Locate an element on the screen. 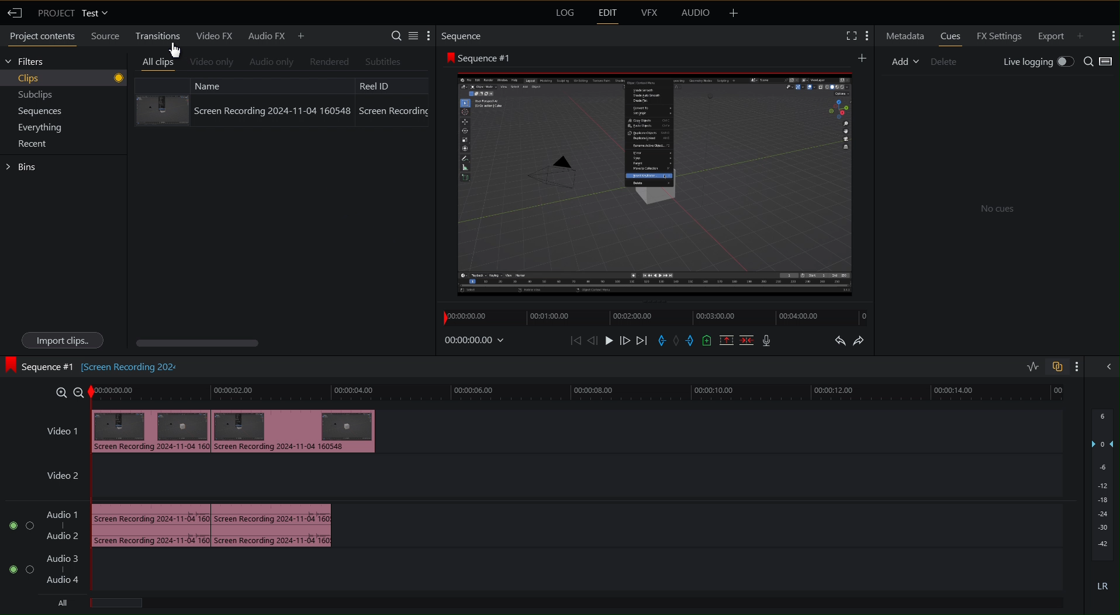  Import clips is located at coordinates (63, 340).